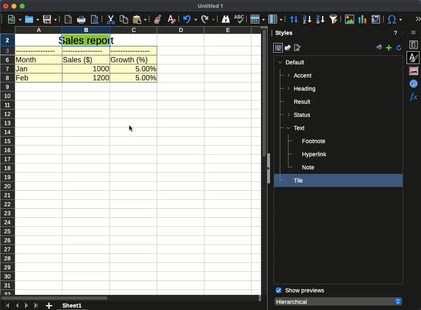 The width and height of the screenshot is (421, 310). I want to click on 1200, so click(100, 79).